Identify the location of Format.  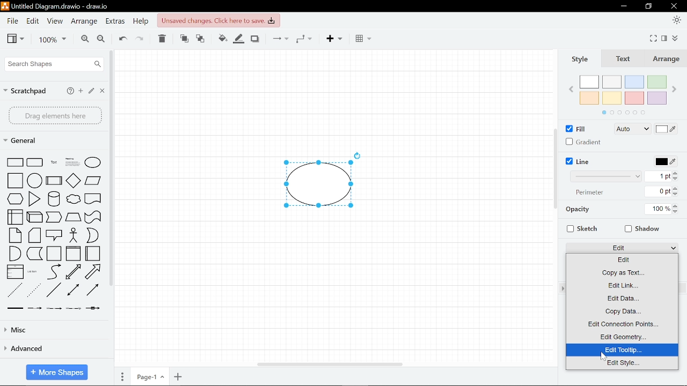
(664, 39).